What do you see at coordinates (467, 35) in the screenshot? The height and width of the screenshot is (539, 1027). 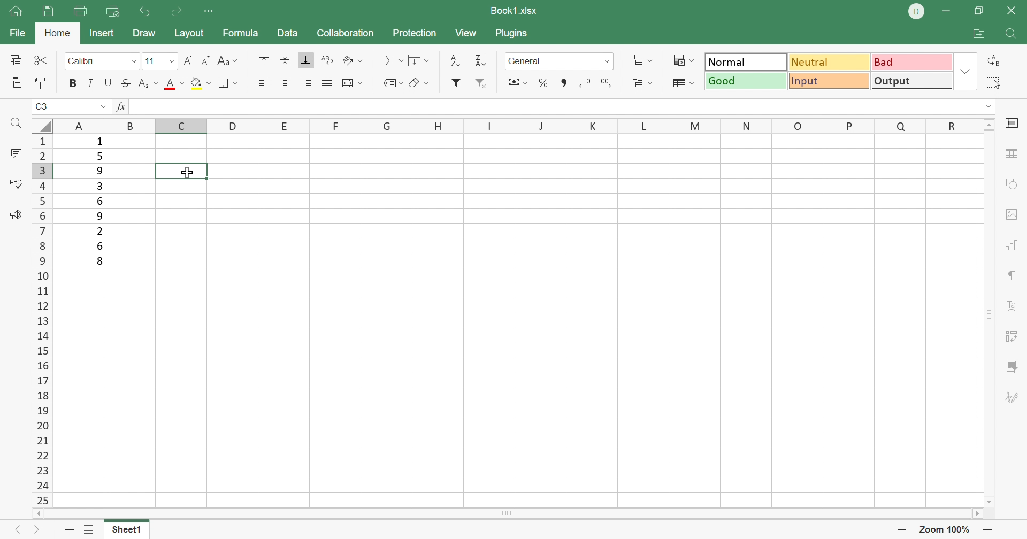 I see `View` at bounding box center [467, 35].